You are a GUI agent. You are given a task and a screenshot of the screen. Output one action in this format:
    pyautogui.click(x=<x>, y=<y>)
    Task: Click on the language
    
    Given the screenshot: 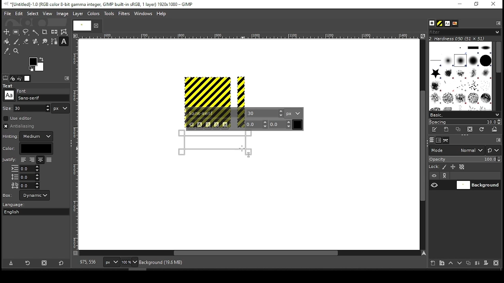 What is the action you would take?
    pyautogui.click(x=17, y=205)
    